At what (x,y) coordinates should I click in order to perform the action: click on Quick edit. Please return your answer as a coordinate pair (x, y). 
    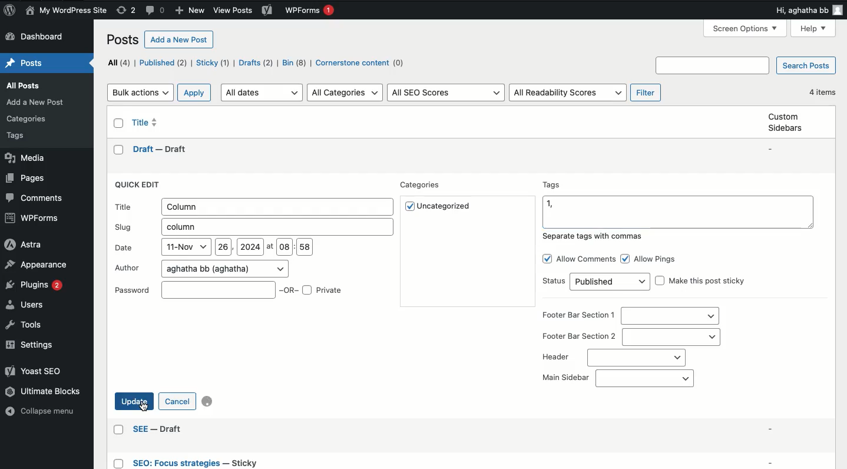
    Looking at the image, I should click on (139, 184).